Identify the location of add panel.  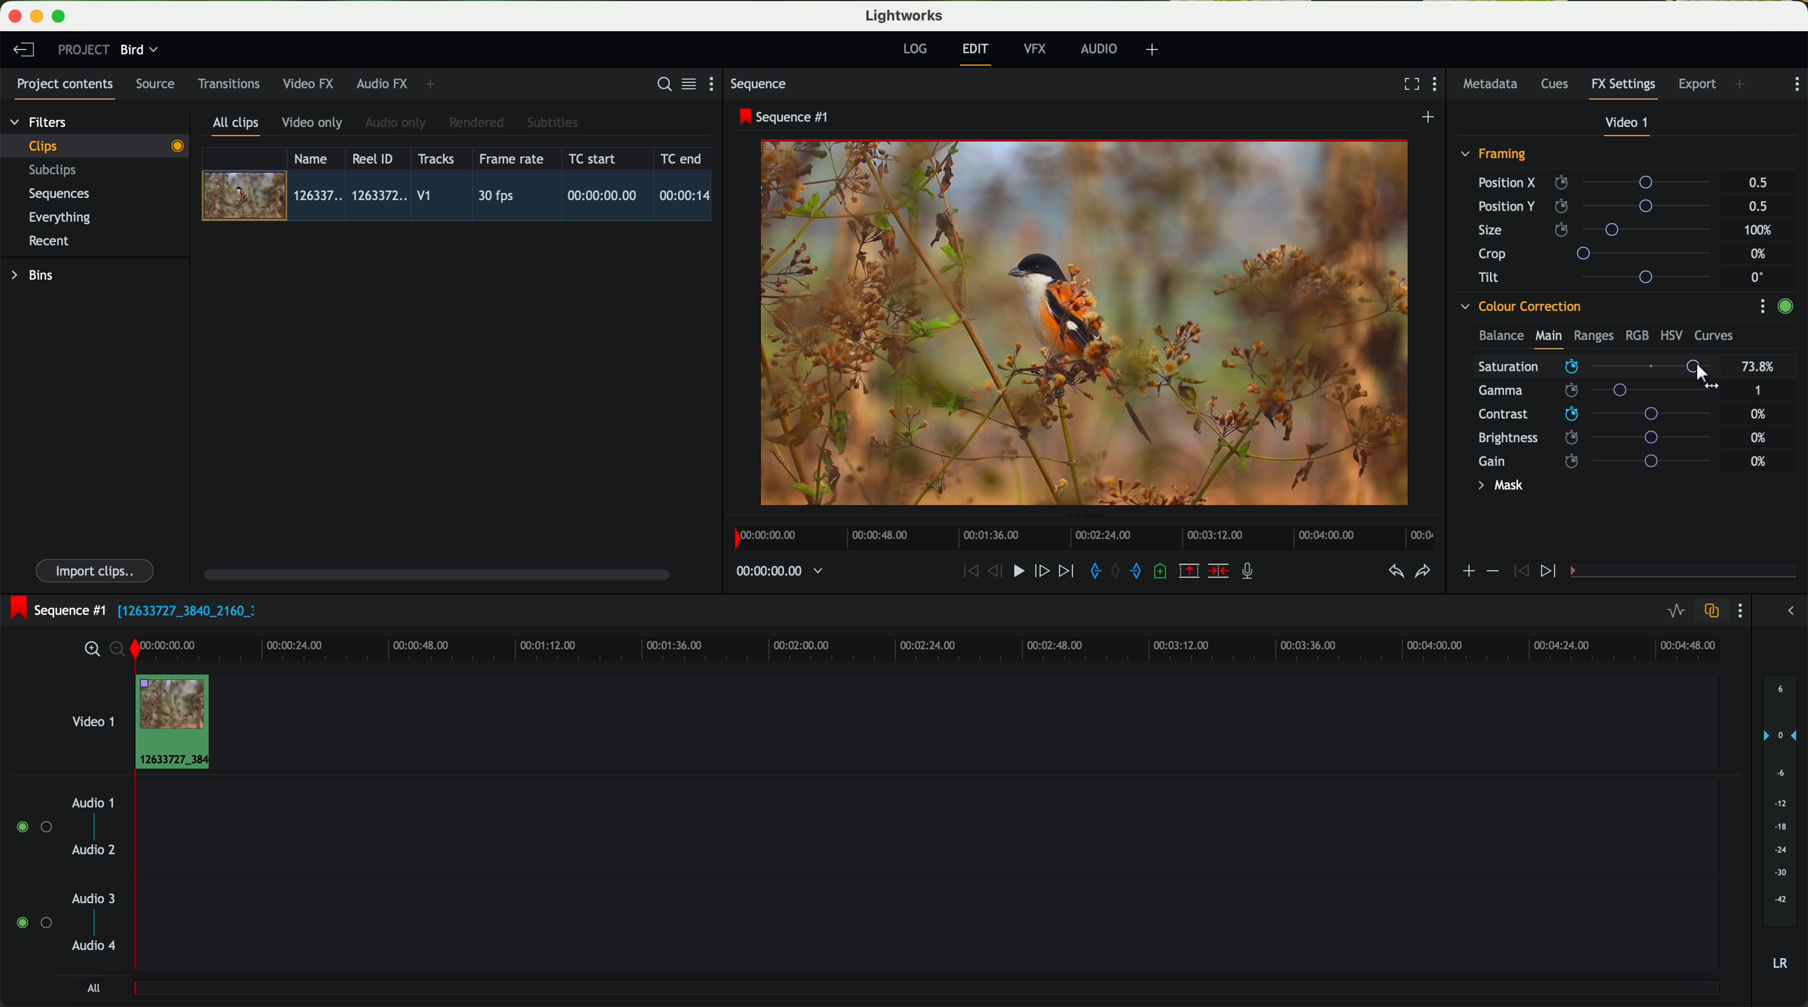
(1743, 86).